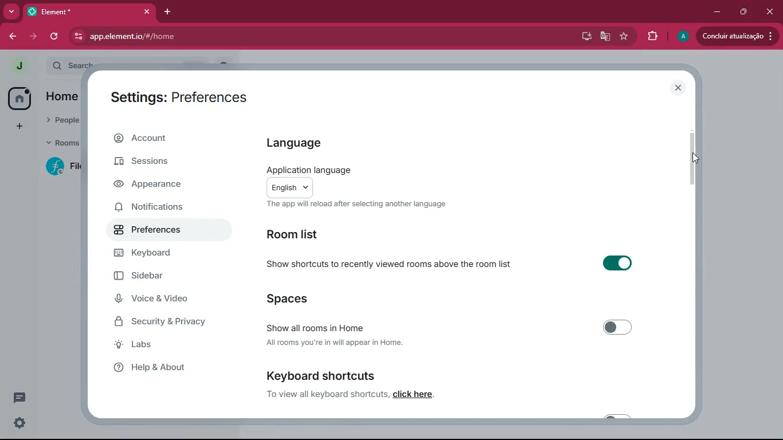 The image size is (783, 440). Describe the element at coordinates (56, 37) in the screenshot. I see `refresh` at that location.